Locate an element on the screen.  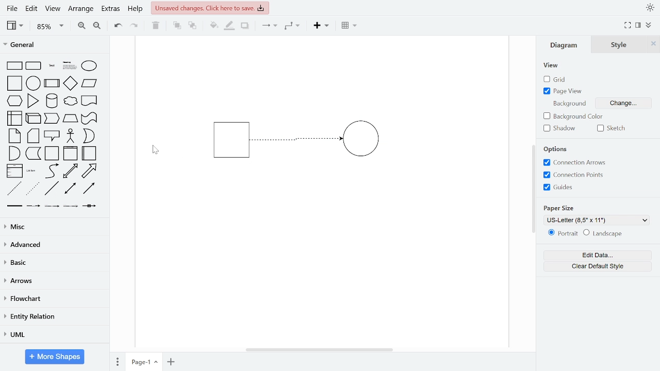
guides is located at coordinates (559, 188).